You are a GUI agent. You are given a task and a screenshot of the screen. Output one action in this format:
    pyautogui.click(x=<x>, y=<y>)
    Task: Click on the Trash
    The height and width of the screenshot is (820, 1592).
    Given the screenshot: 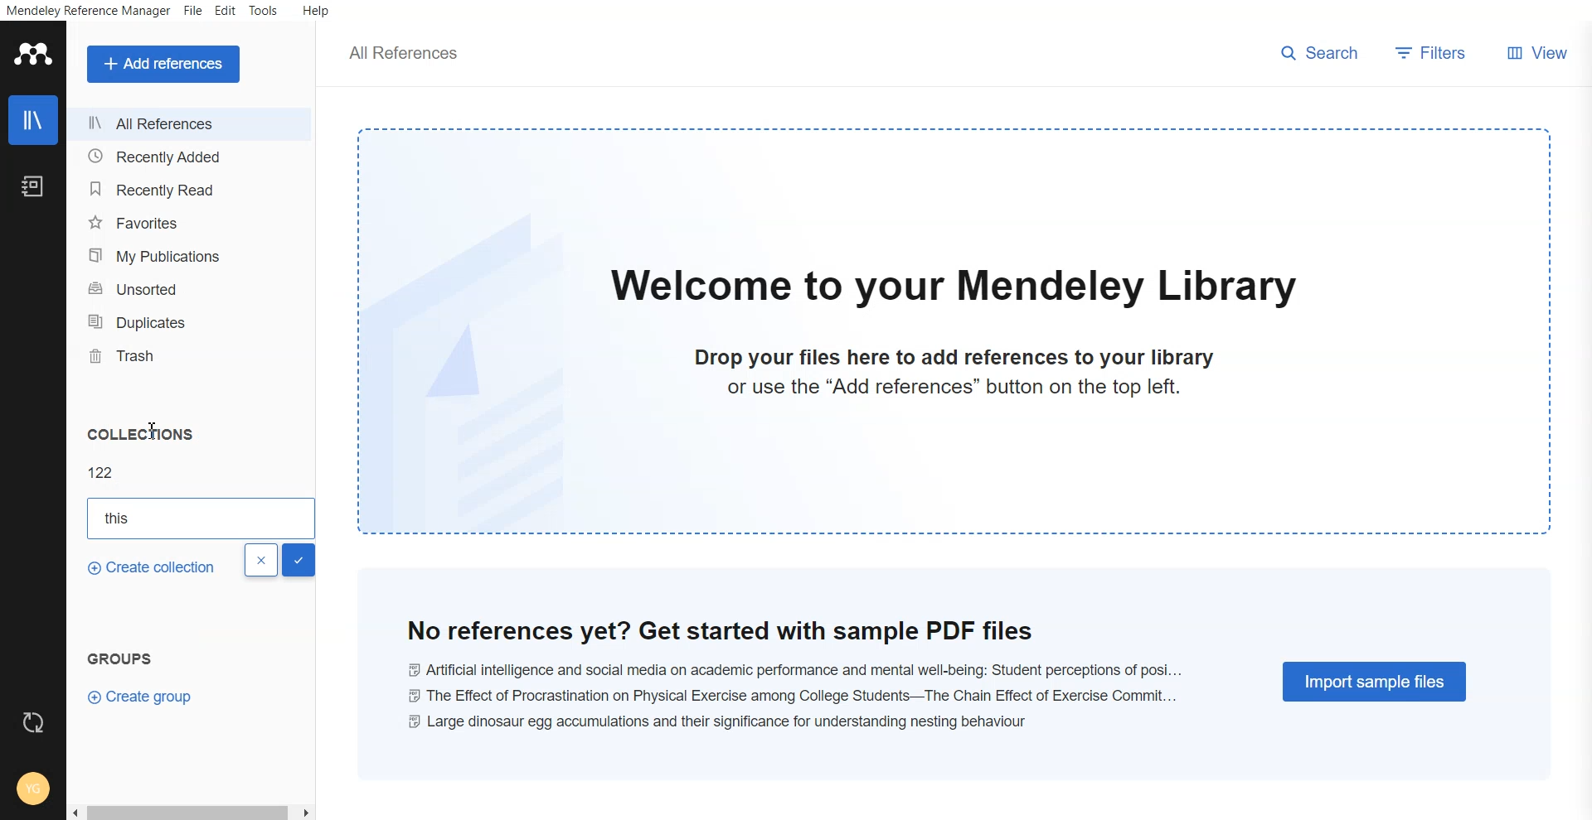 What is the action you would take?
    pyautogui.click(x=193, y=355)
    